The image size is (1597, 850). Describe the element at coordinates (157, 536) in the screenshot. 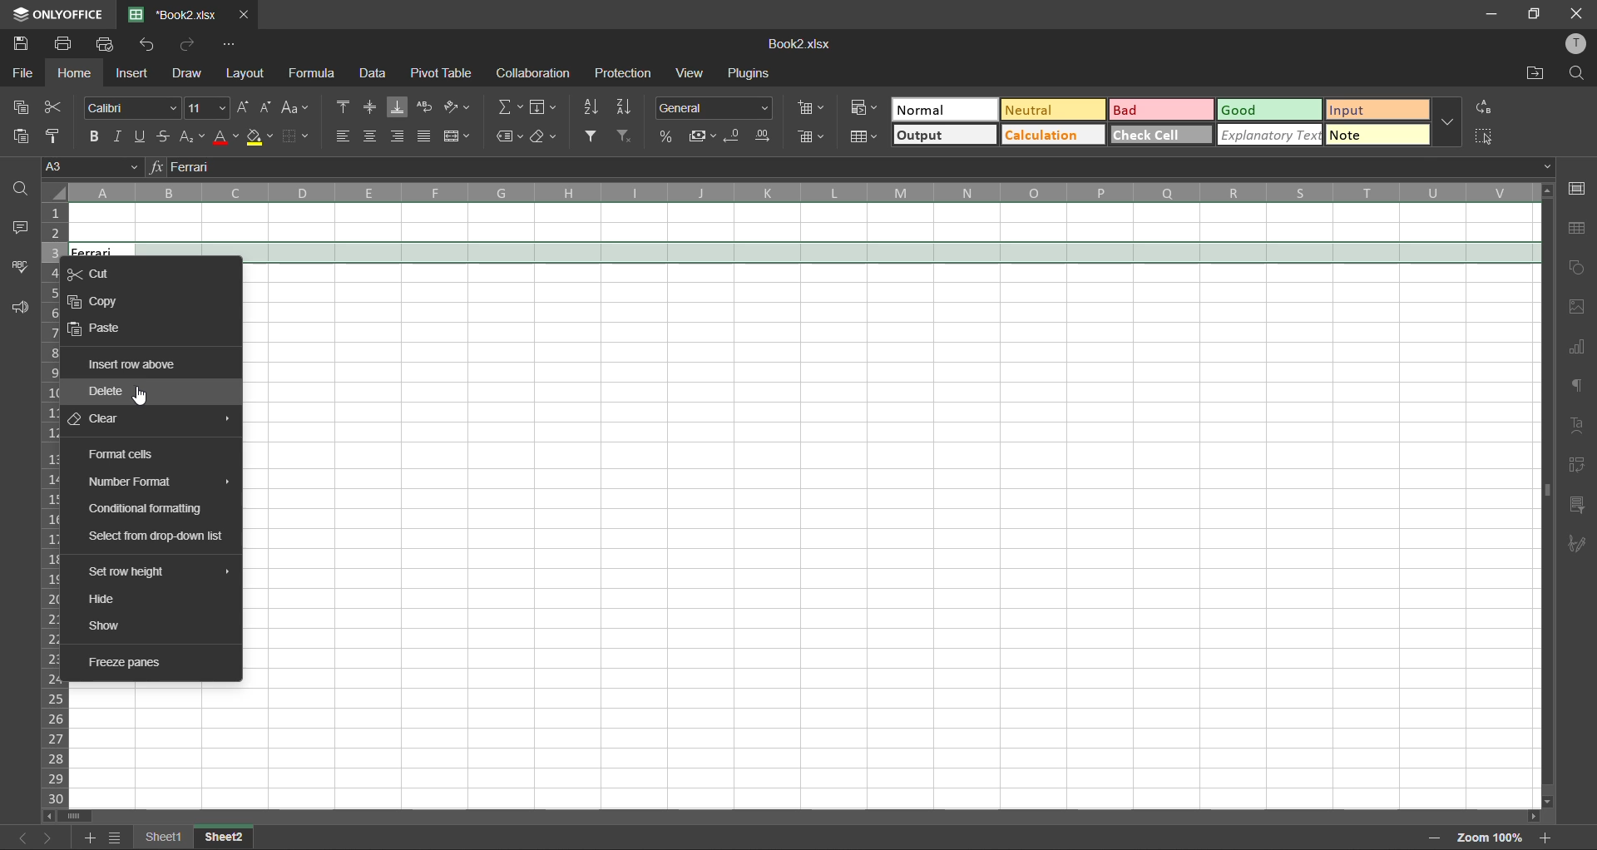

I see `select from drop down list` at that location.